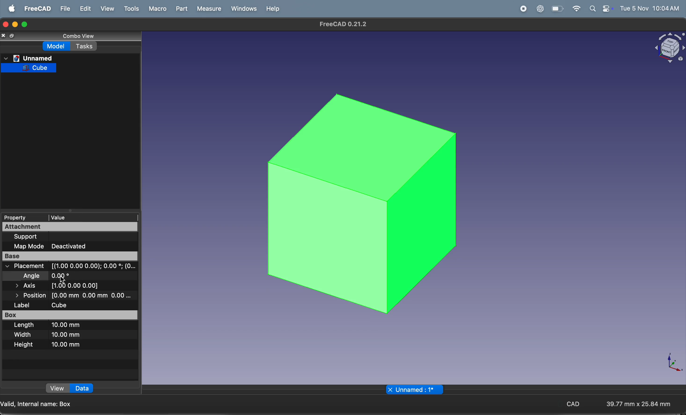 The width and height of the screenshot is (686, 415). I want to click on 10mm, so click(70, 335).